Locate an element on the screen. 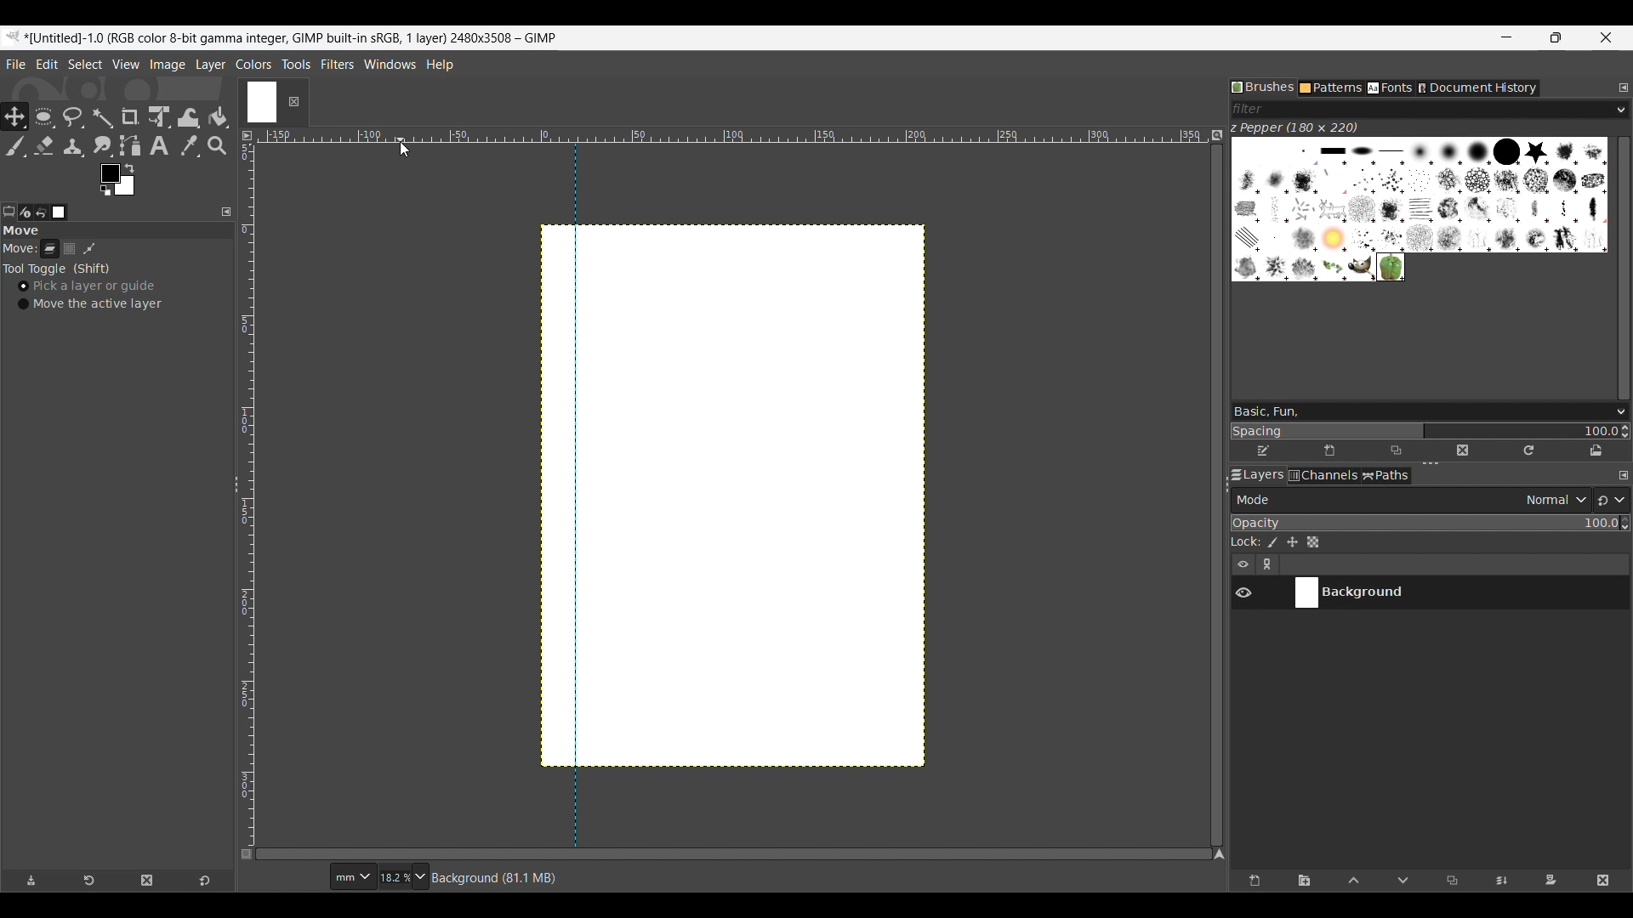 This screenshot has width=1633, height=918. Access the image menu is located at coordinates (247, 136).